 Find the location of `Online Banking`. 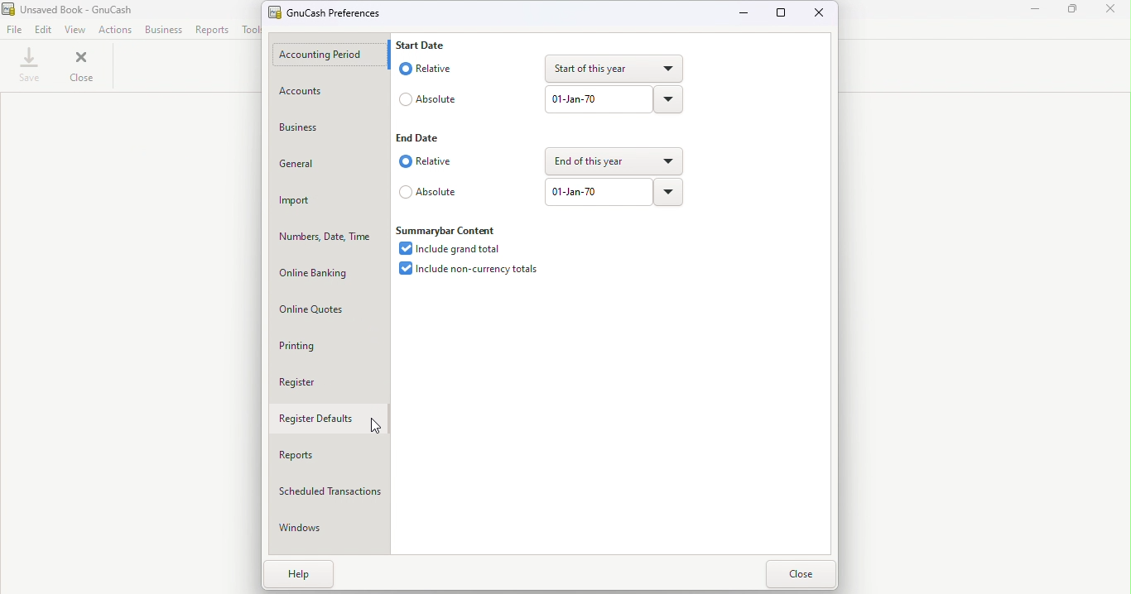

Online Banking is located at coordinates (329, 272).